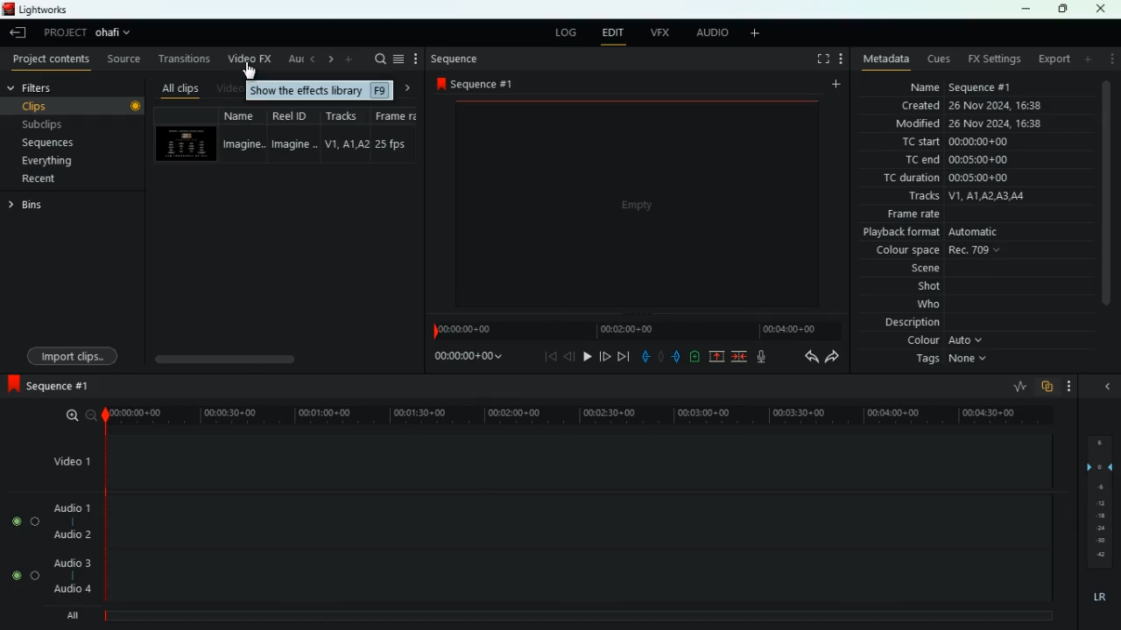 This screenshot has height=630, width=1121. What do you see at coordinates (44, 179) in the screenshot?
I see `recent` at bounding box center [44, 179].